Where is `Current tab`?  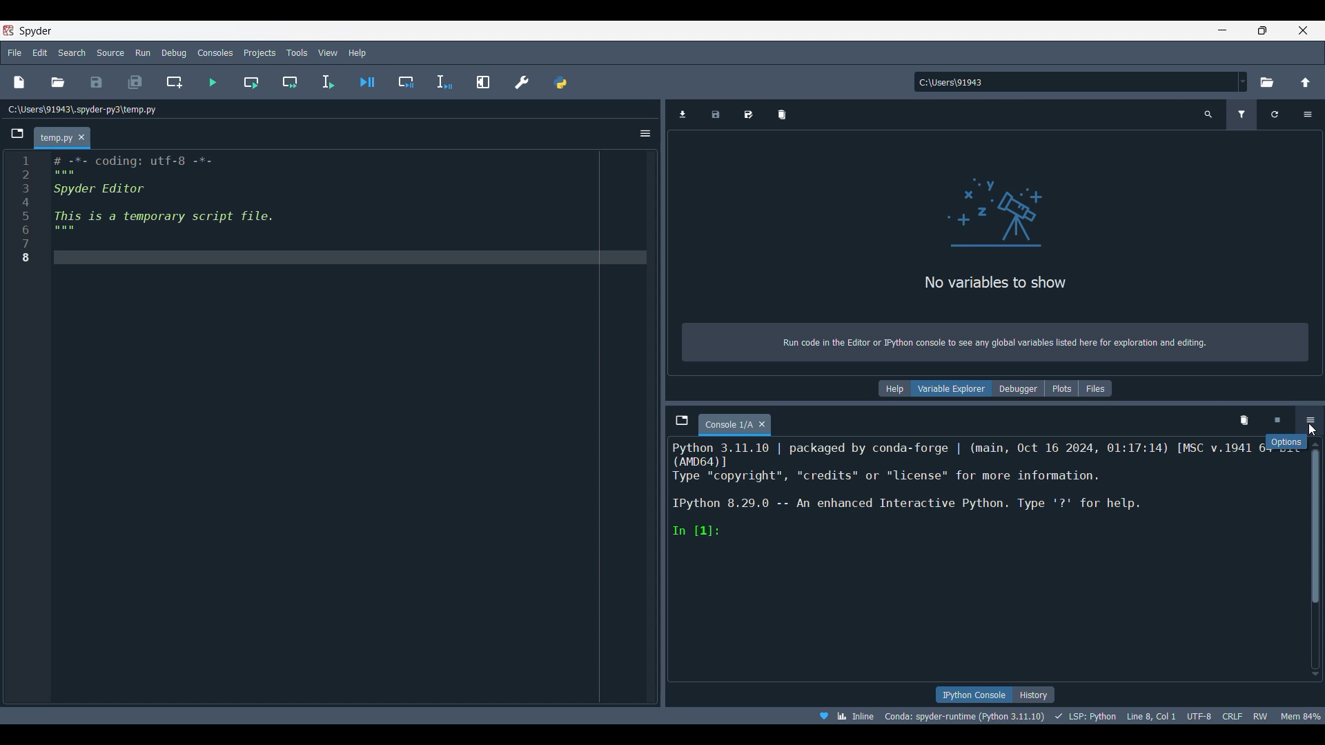
Current tab is located at coordinates (727, 425).